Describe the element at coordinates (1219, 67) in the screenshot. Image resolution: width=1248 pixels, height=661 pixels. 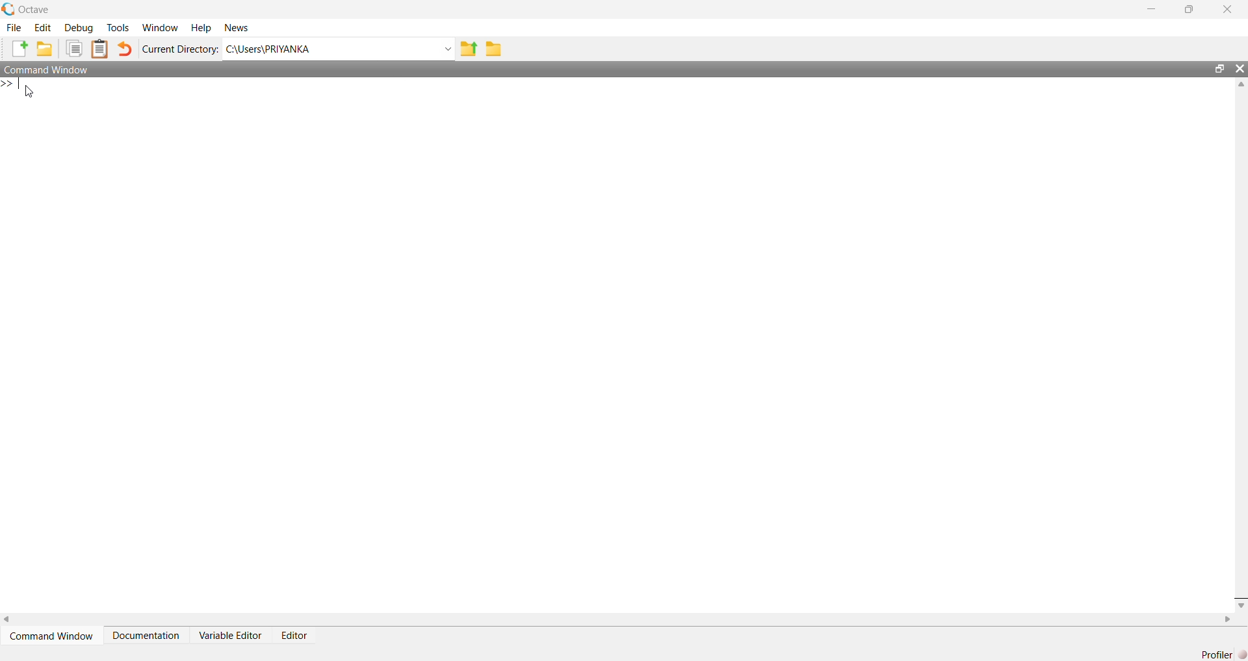
I see `open in separate window` at that location.